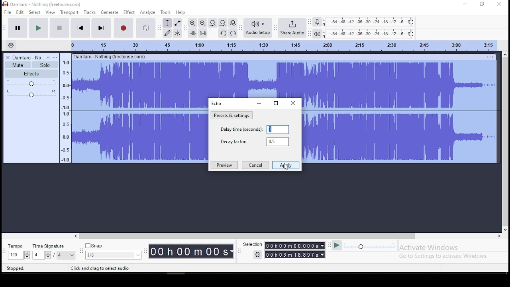  What do you see at coordinates (18, 65) in the screenshot?
I see `mute` at bounding box center [18, 65].